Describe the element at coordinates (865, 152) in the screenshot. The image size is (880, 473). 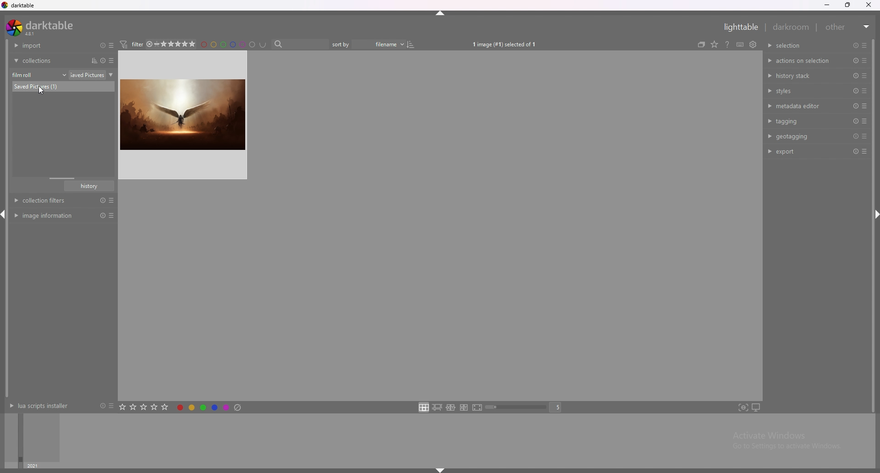
I see `presets` at that location.